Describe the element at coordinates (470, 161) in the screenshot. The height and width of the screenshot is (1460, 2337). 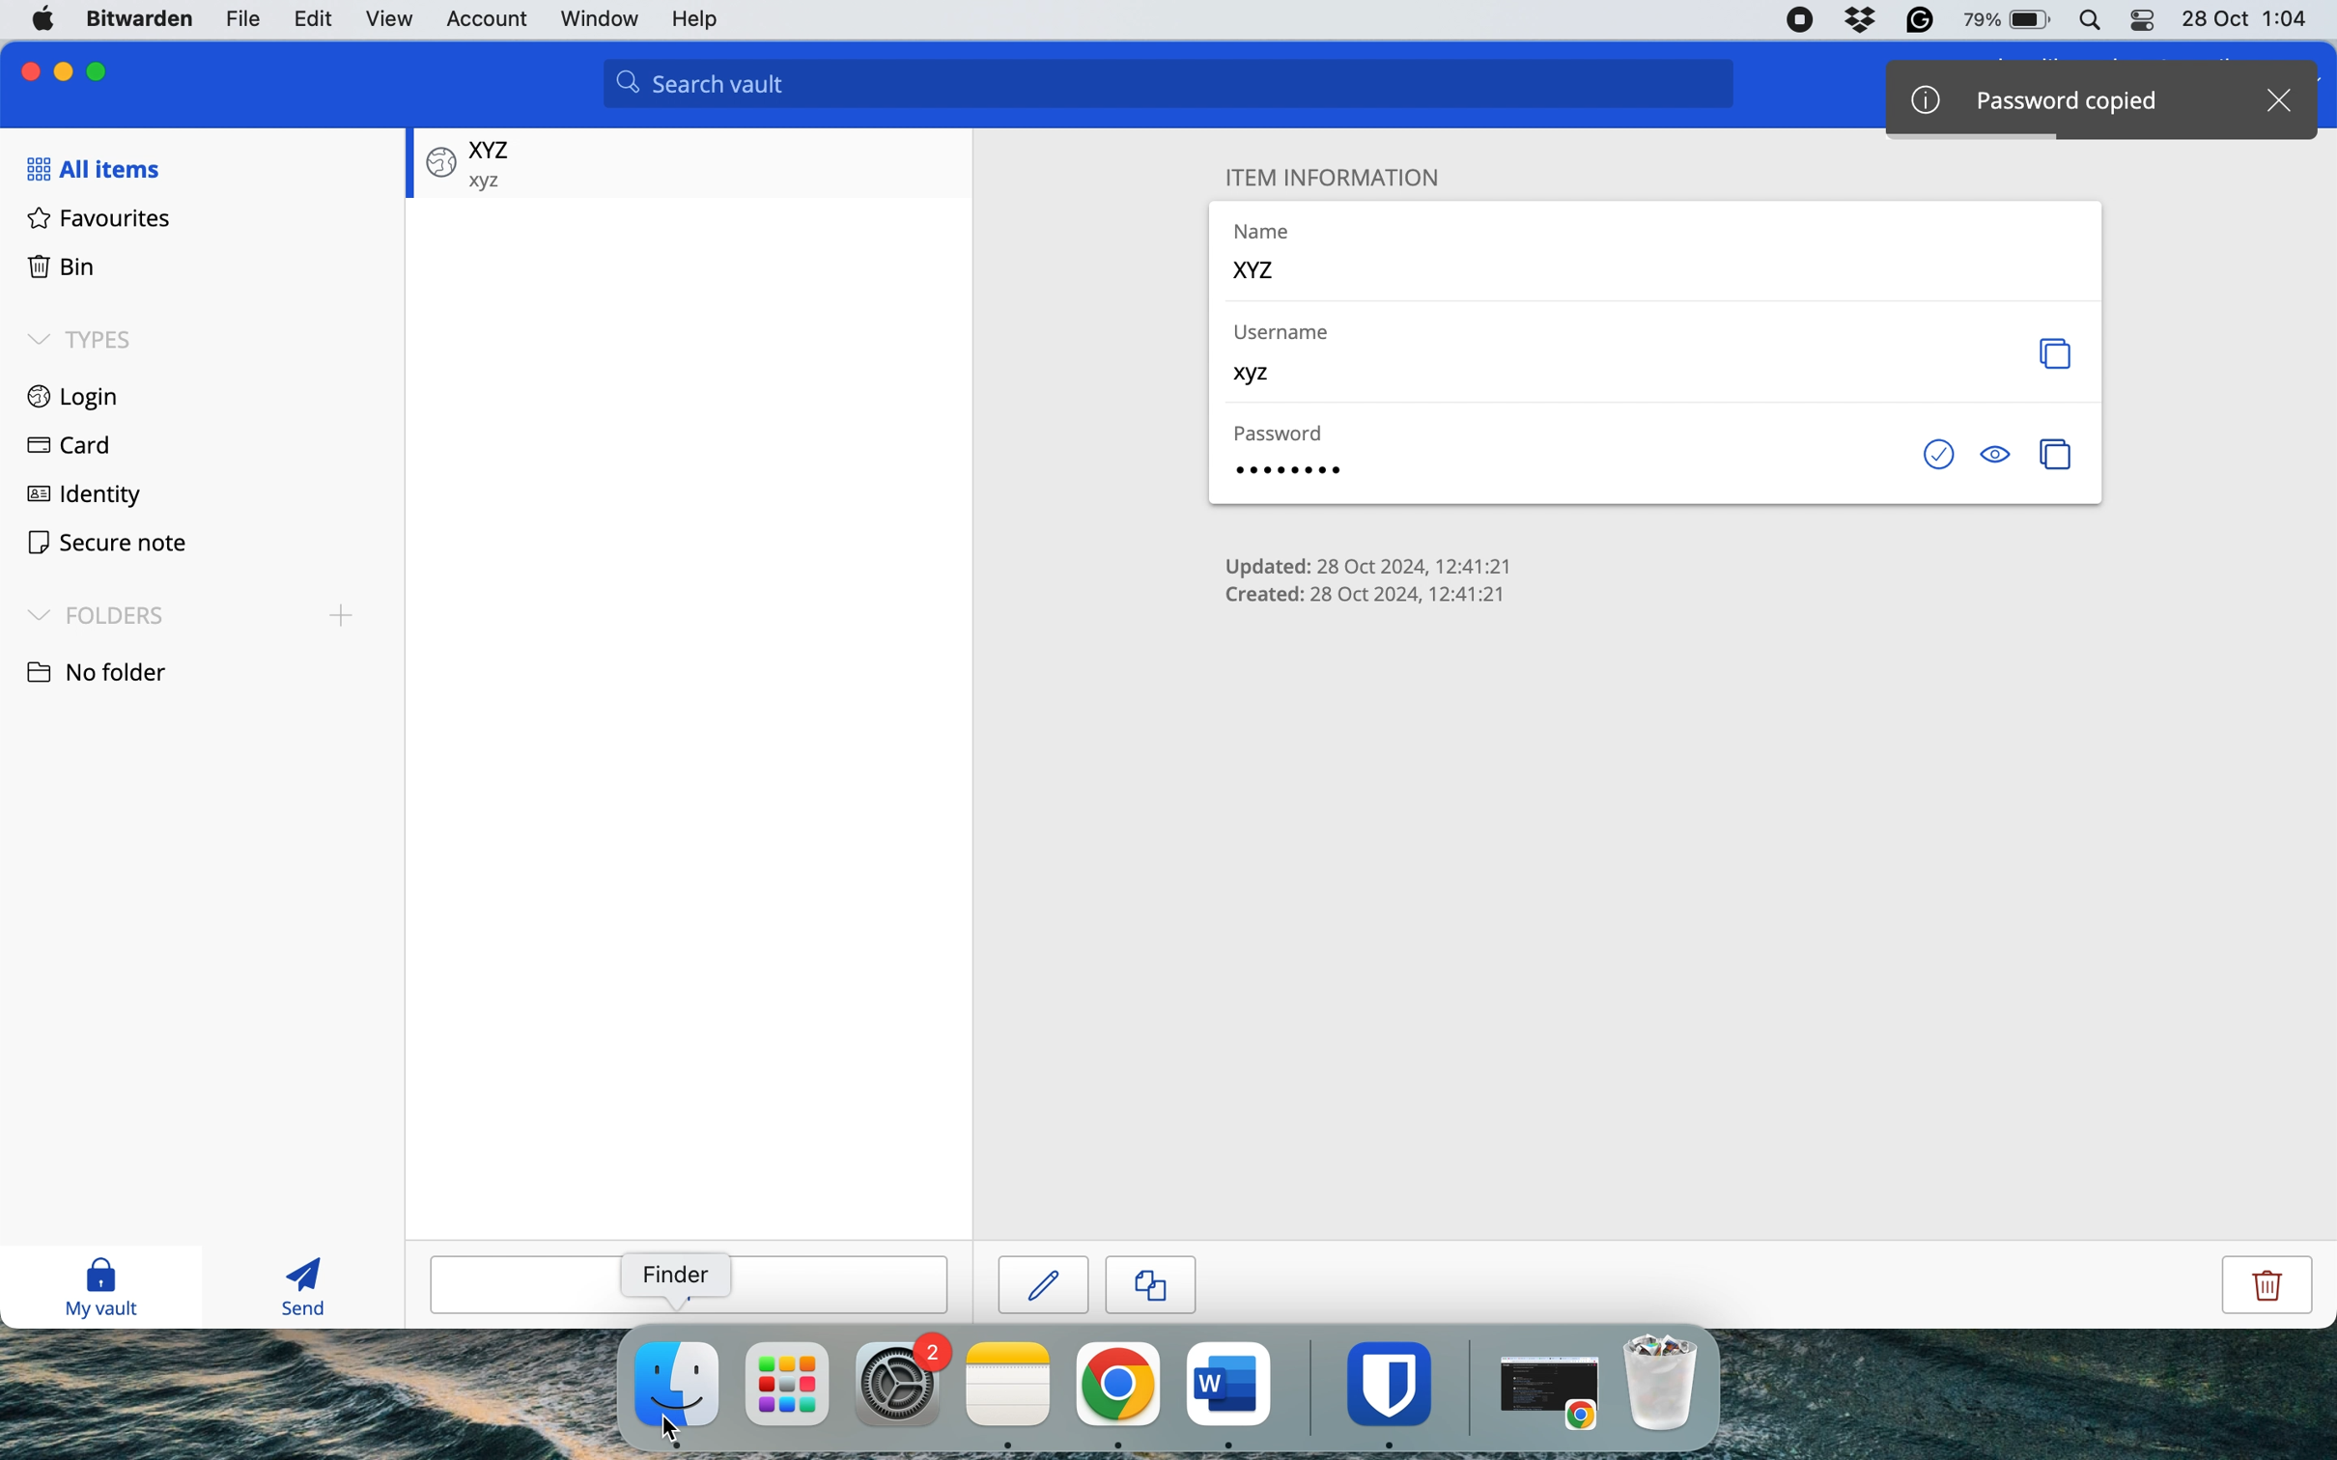
I see `saved password` at that location.